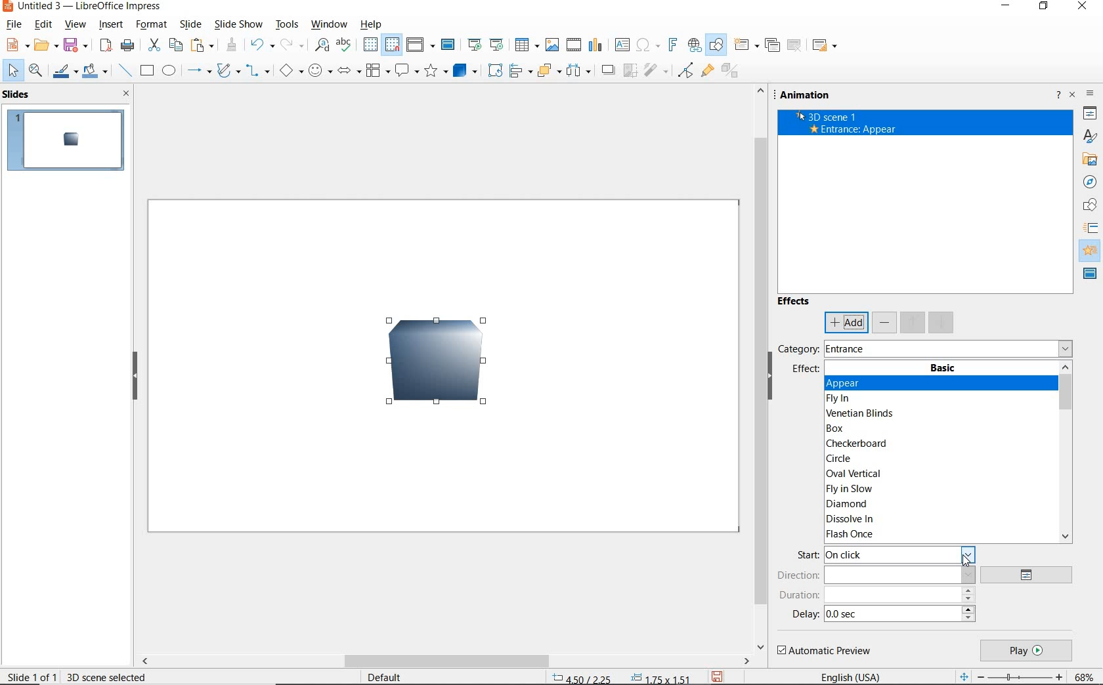 The image size is (1103, 685). What do you see at coordinates (968, 560) in the screenshot?
I see `cursor` at bounding box center [968, 560].